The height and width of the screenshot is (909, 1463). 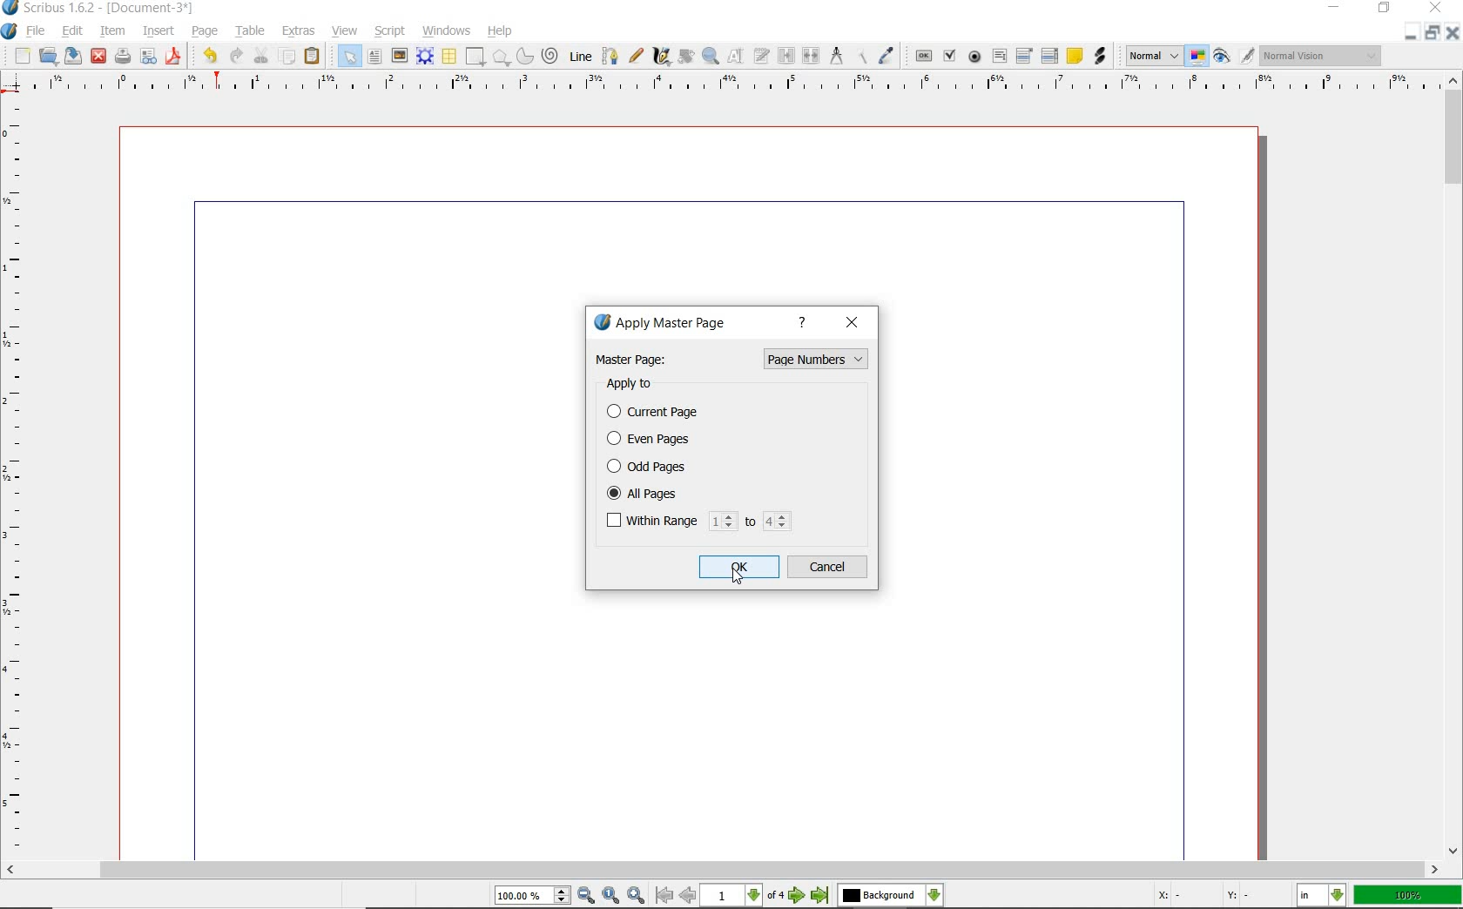 What do you see at coordinates (158, 31) in the screenshot?
I see `insert` at bounding box center [158, 31].